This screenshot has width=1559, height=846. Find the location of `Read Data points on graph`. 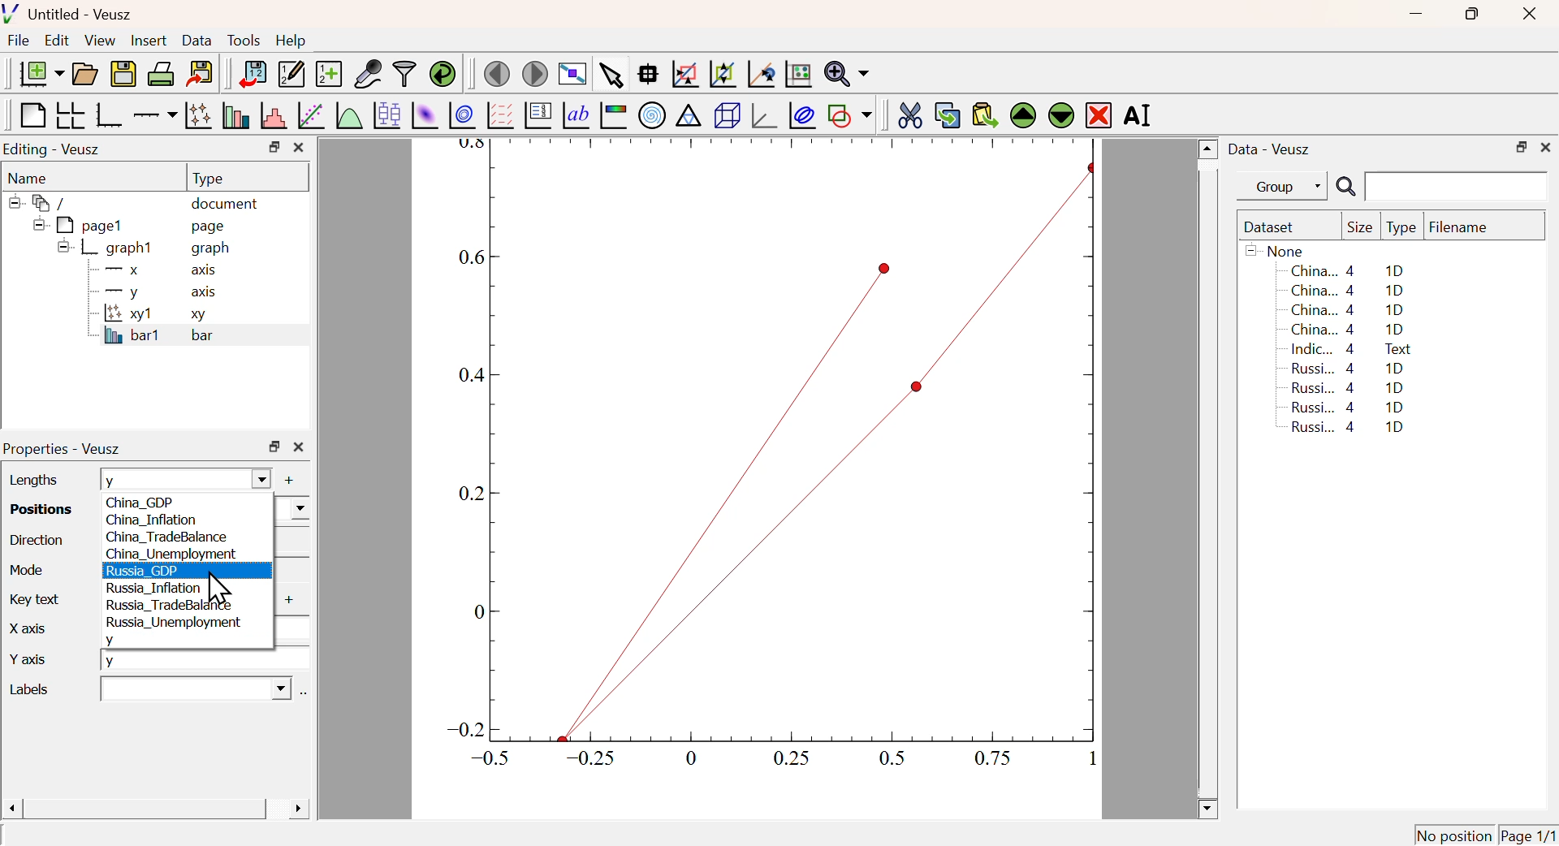

Read Data points on graph is located at coordinates (648, 73).